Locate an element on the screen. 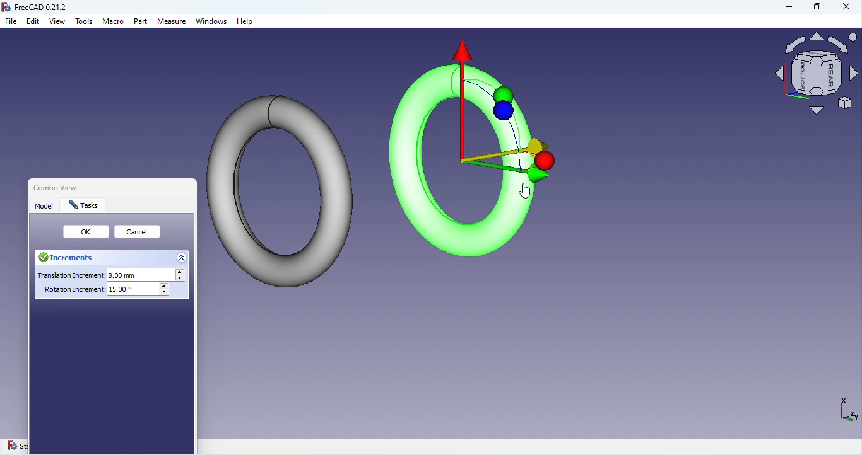 The width and height of the screenshot is (862, 455). Translation increment is located at coordinates (103, 275).